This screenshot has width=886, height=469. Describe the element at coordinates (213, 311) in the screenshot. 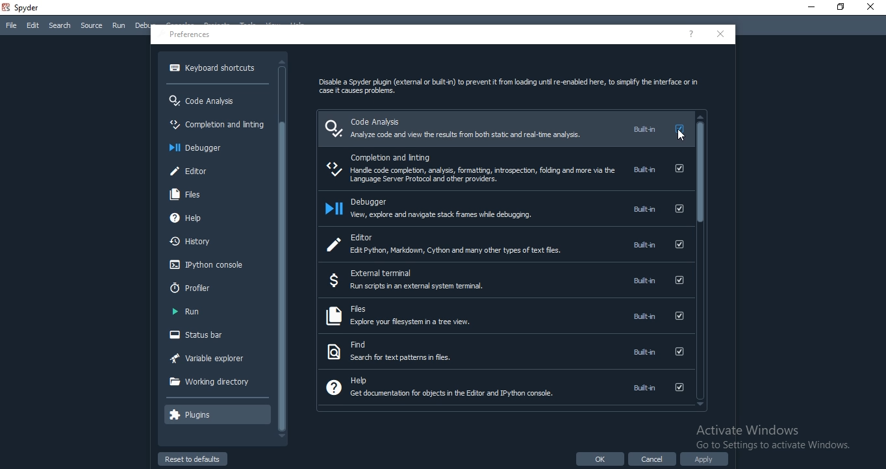

I see `run` at that location.